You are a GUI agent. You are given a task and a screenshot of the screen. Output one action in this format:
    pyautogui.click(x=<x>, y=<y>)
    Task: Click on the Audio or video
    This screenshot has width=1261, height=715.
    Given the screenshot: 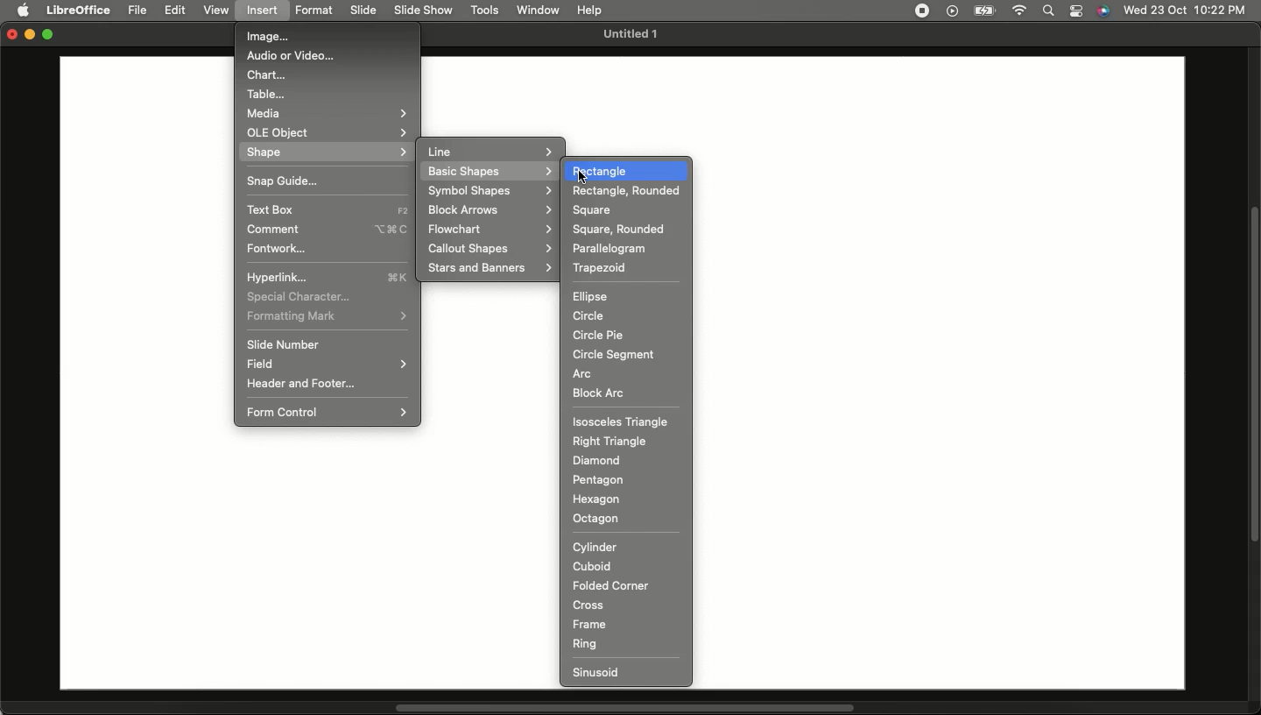 What is the action you would take?
    pyautogui.click(x=293, y=57)
    